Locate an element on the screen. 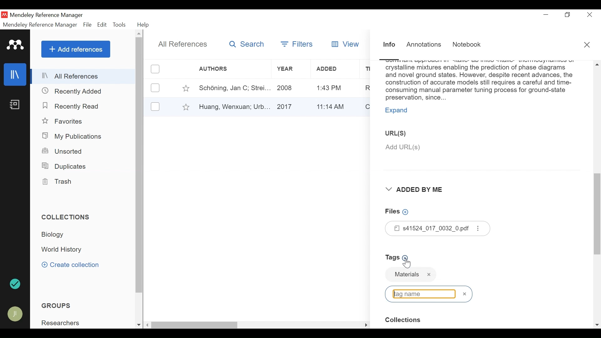 Image resolution: width=601 pixels, height=338 pixels. Added is located at coordinates (333, 69).